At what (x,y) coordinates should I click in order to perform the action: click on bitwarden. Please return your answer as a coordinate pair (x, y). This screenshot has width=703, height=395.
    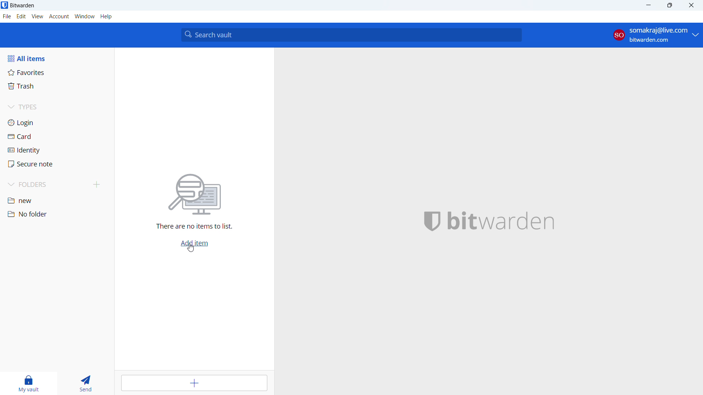
    Looking at the image, I should click on (506, 222).